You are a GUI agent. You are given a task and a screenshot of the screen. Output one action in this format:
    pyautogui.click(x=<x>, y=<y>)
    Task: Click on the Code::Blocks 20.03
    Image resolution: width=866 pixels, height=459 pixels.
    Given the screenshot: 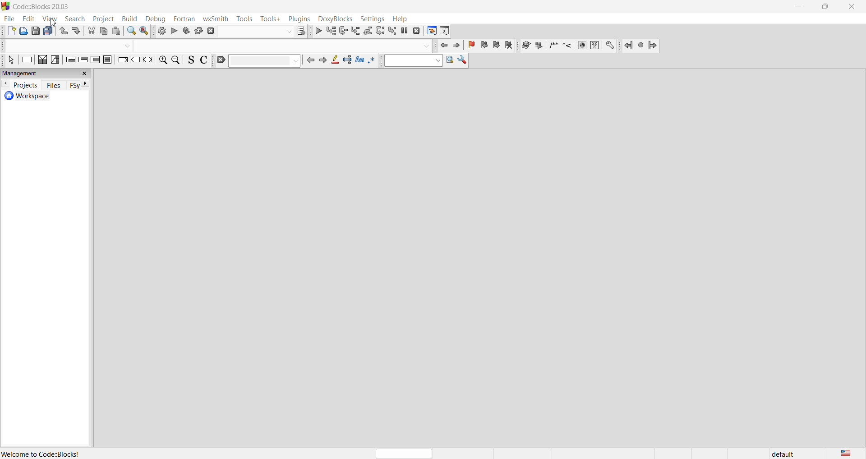 What is the action you would take?
    pyautogui.click(x=36, y=7)
    